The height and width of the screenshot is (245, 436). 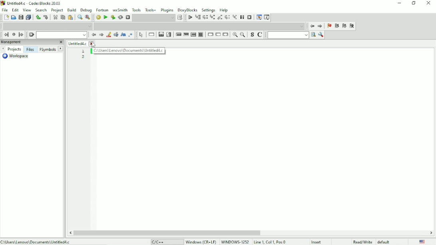 What do you see at coordinates (86, 10) in the screenshot?
I see `Debug` at bounding box center [86, 10].